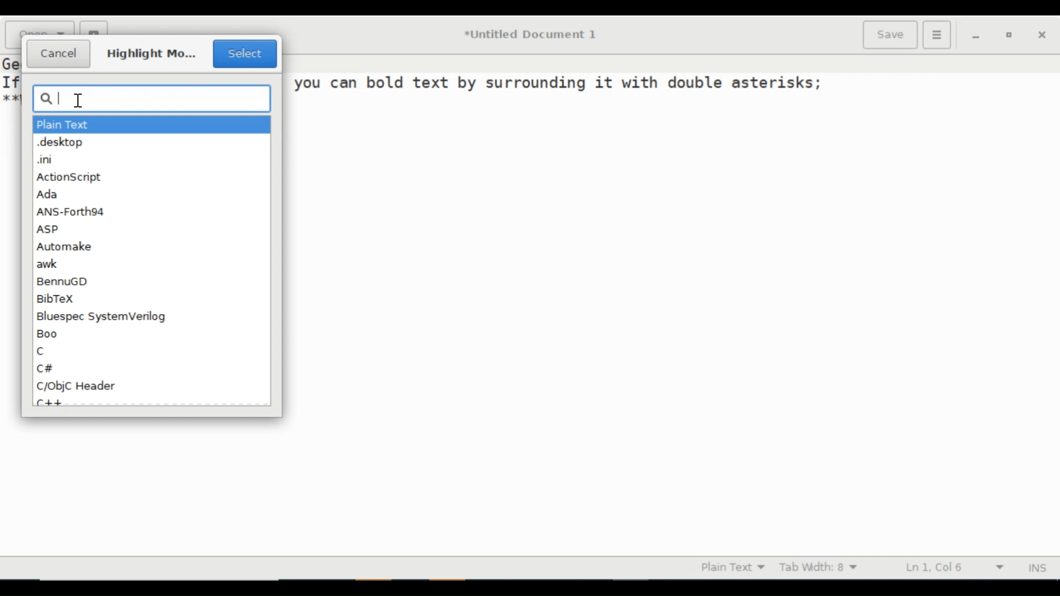 The image size is (1060, 596). Describe the element at coordinates (936, 34) in the screenshot. I see `Application menu` at that location.